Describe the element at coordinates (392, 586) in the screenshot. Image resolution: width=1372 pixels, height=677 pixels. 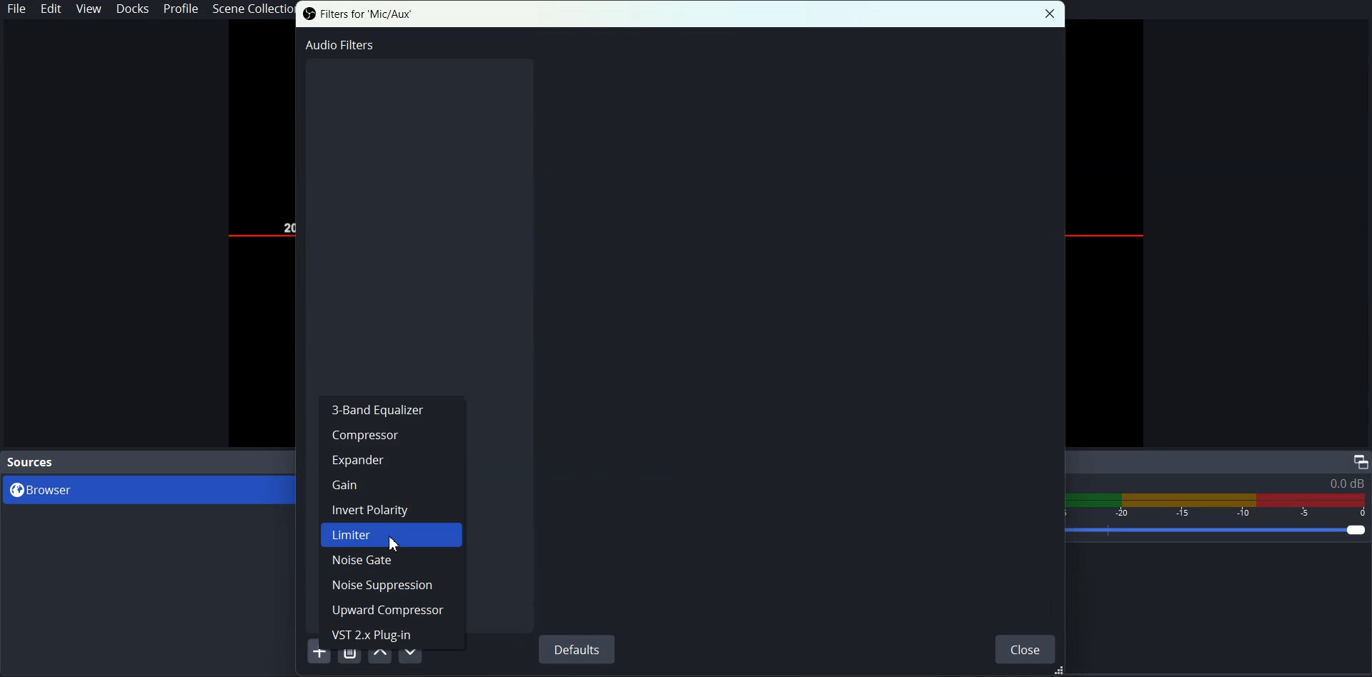
I see `Noise Suppression` at that location.